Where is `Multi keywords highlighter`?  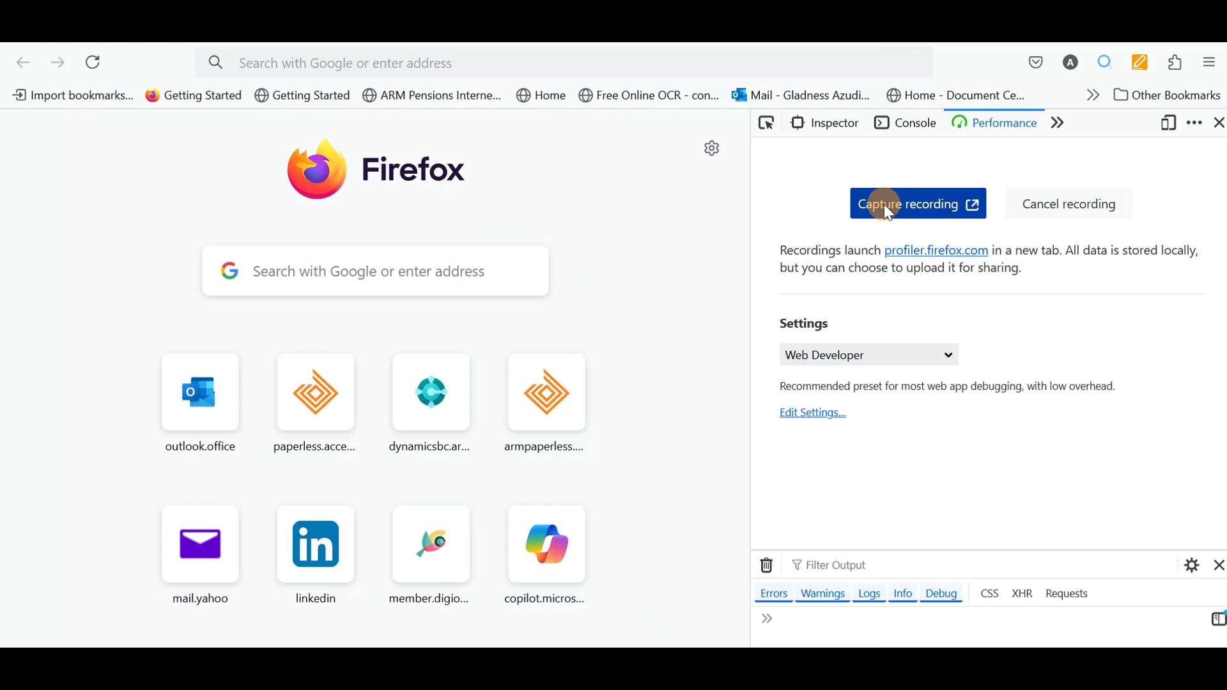
Multi keywords highlighter is located at coordinates (1144, 62).